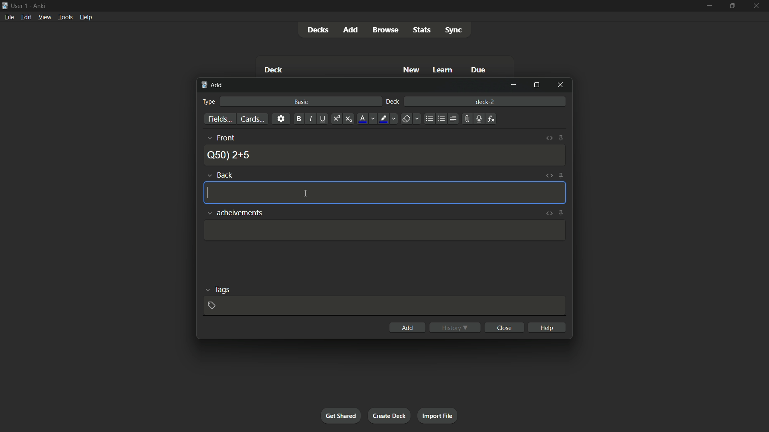  What do you see at coordinates (453, 118) in the screenshot?
I see `alignment` at bounding box center [453, 118].